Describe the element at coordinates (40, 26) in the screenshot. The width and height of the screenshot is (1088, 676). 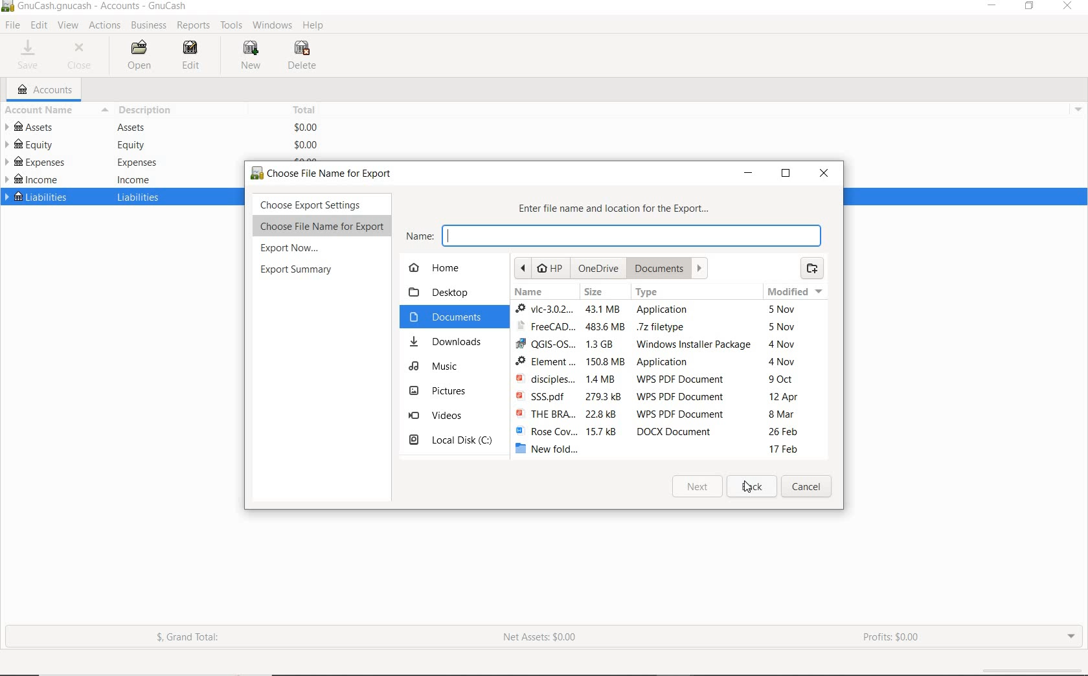
I see `EDIT` at that location.